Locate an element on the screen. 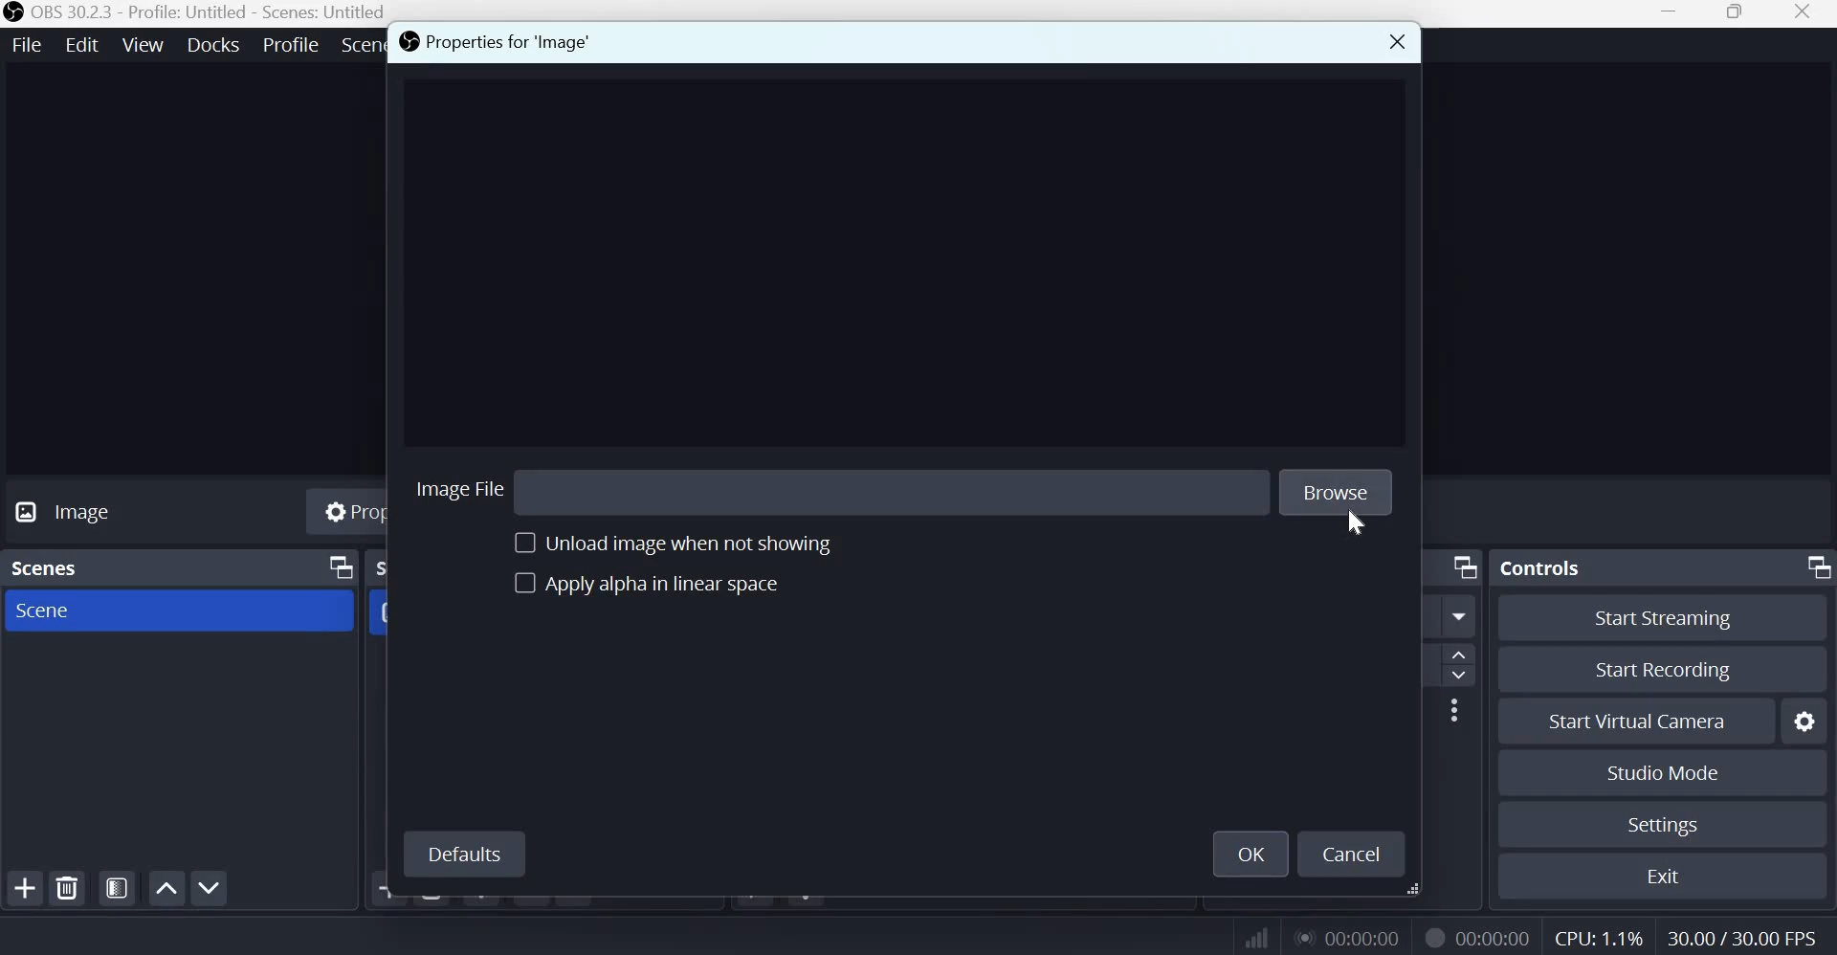 The image size is (1837, 955). Defaults is located at coordinates (463, 855).